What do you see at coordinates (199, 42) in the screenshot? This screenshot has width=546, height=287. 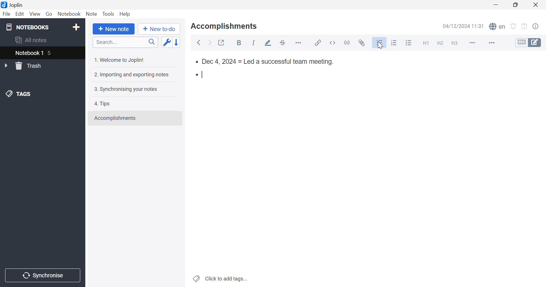 I see `Back` at bounding box center [199, 42].